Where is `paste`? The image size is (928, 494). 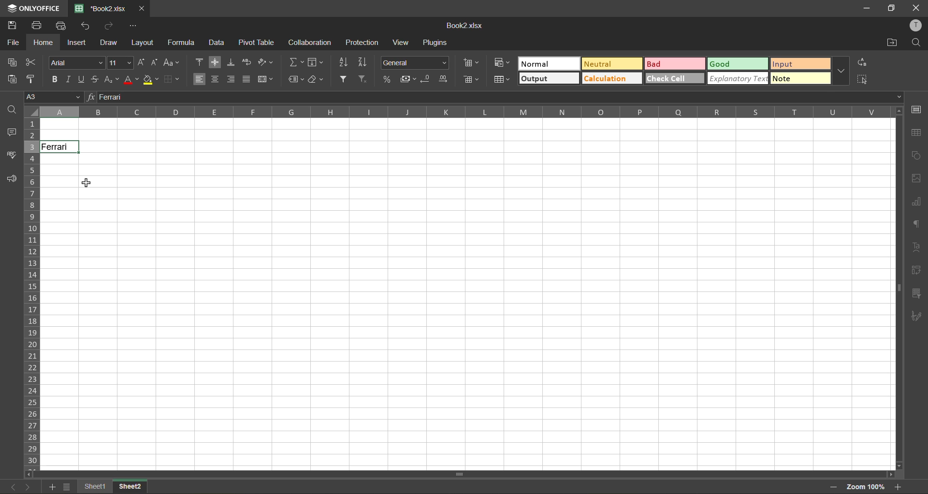
paste is located at coordinates (12, 79).